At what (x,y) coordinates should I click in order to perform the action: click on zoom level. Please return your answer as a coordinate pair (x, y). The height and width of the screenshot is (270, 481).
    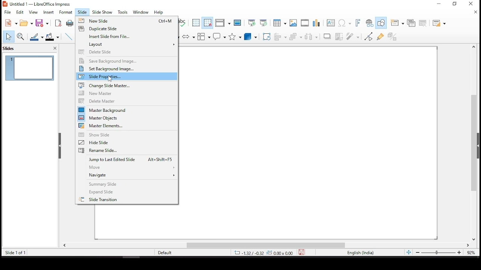
    Looking at the image, I should click on (469, 252).